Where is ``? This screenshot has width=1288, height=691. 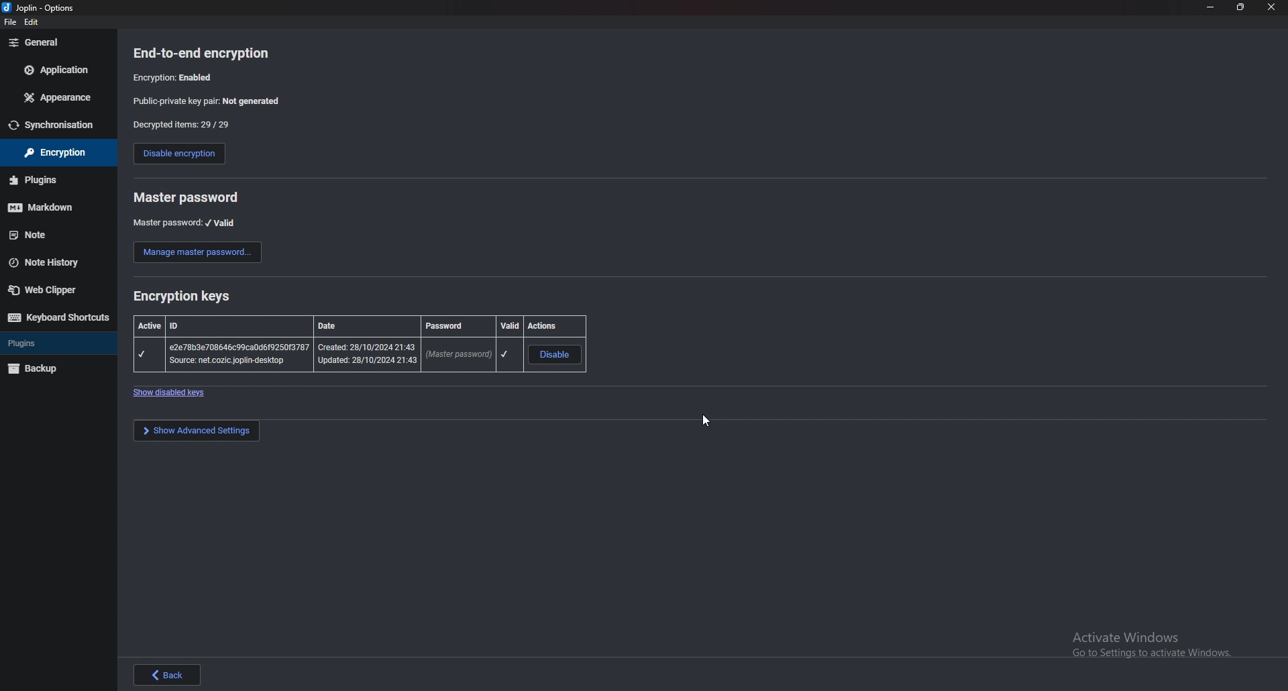
 is located at coordinates (23, 343).